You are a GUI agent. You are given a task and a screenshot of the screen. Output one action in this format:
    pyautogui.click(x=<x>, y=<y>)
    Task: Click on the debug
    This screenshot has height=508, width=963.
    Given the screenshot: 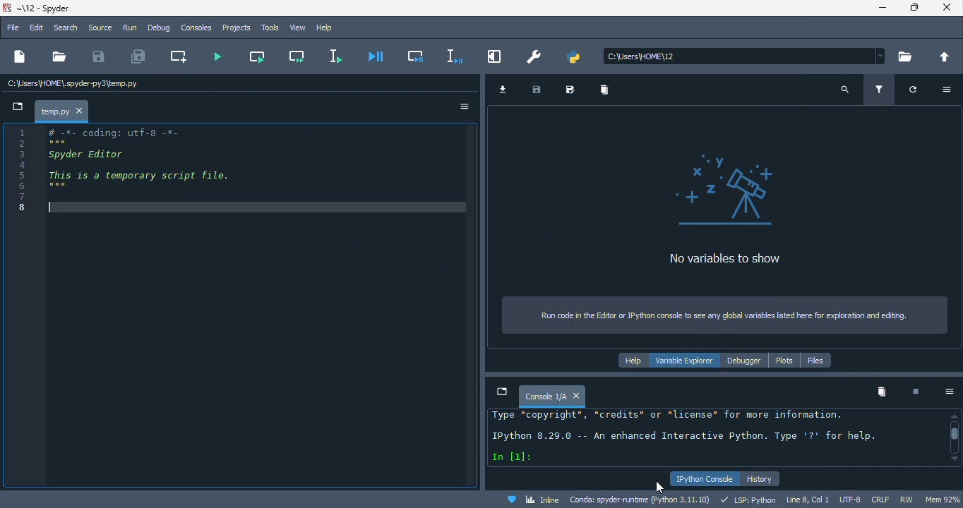 What is the action you would take?
    pyautogui.click(x=161, y=27)
    